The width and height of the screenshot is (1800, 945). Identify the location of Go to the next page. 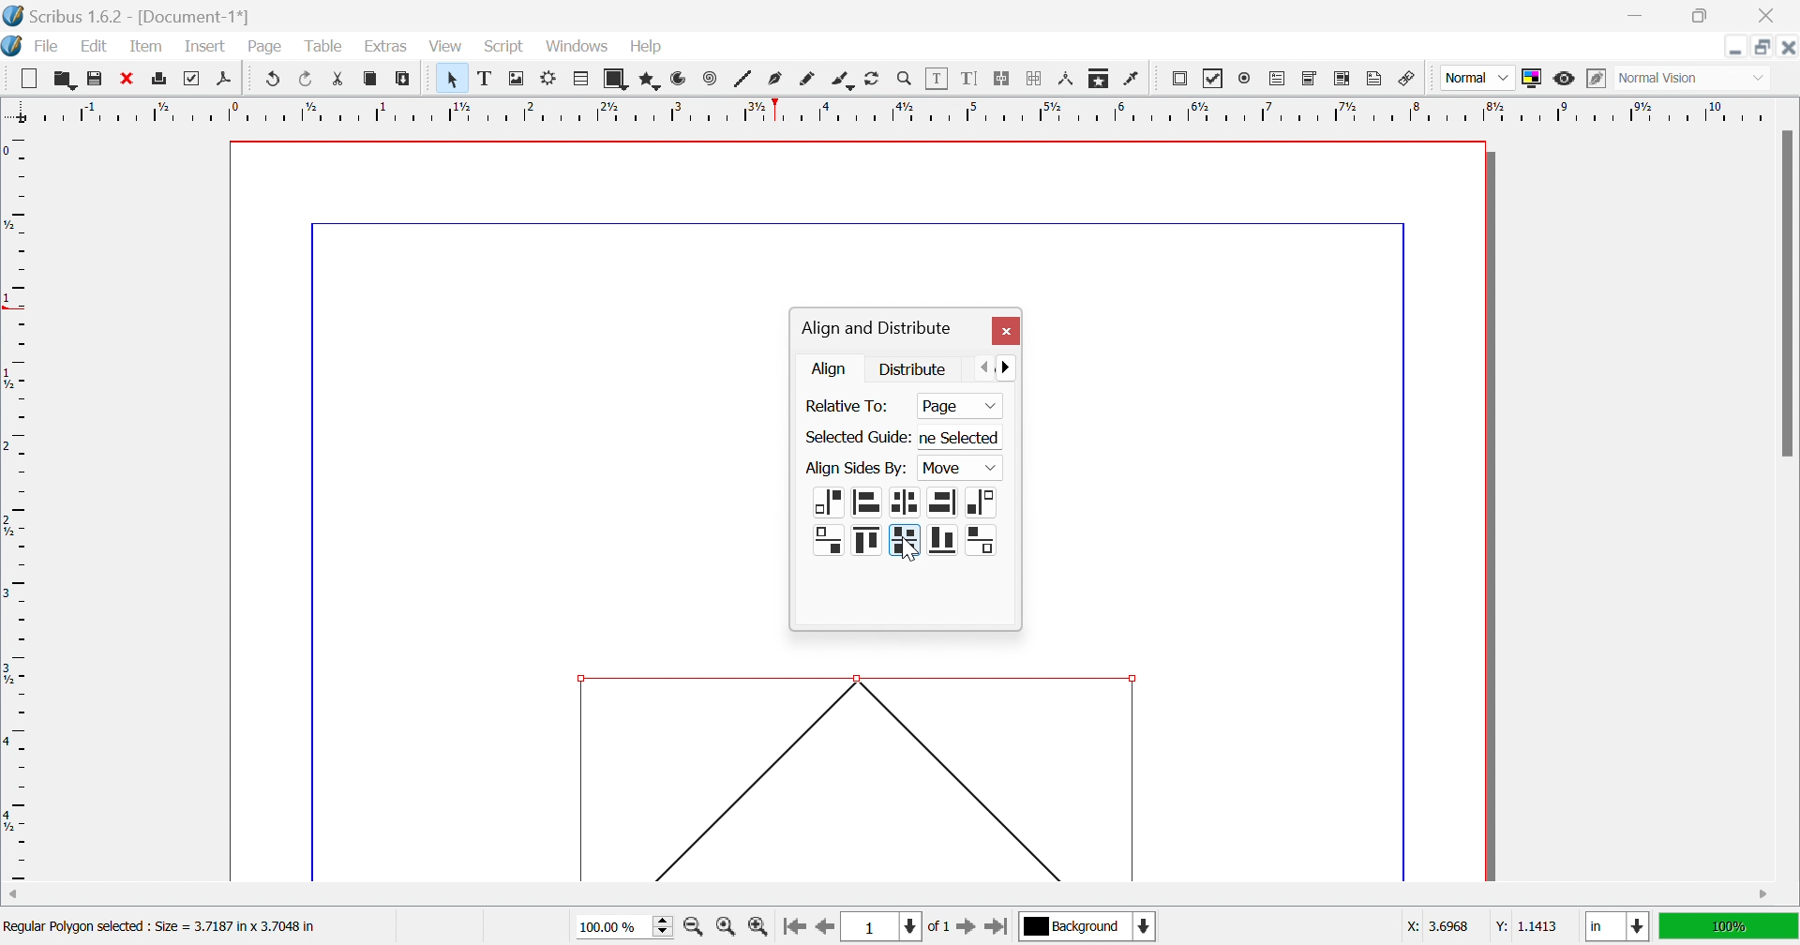
(968, 931).